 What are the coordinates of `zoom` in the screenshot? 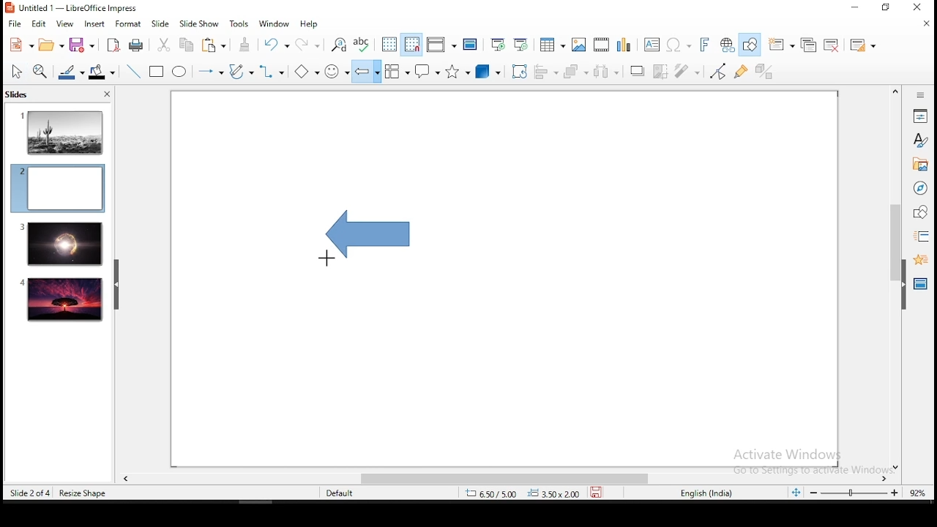 It's located at (854, 493).